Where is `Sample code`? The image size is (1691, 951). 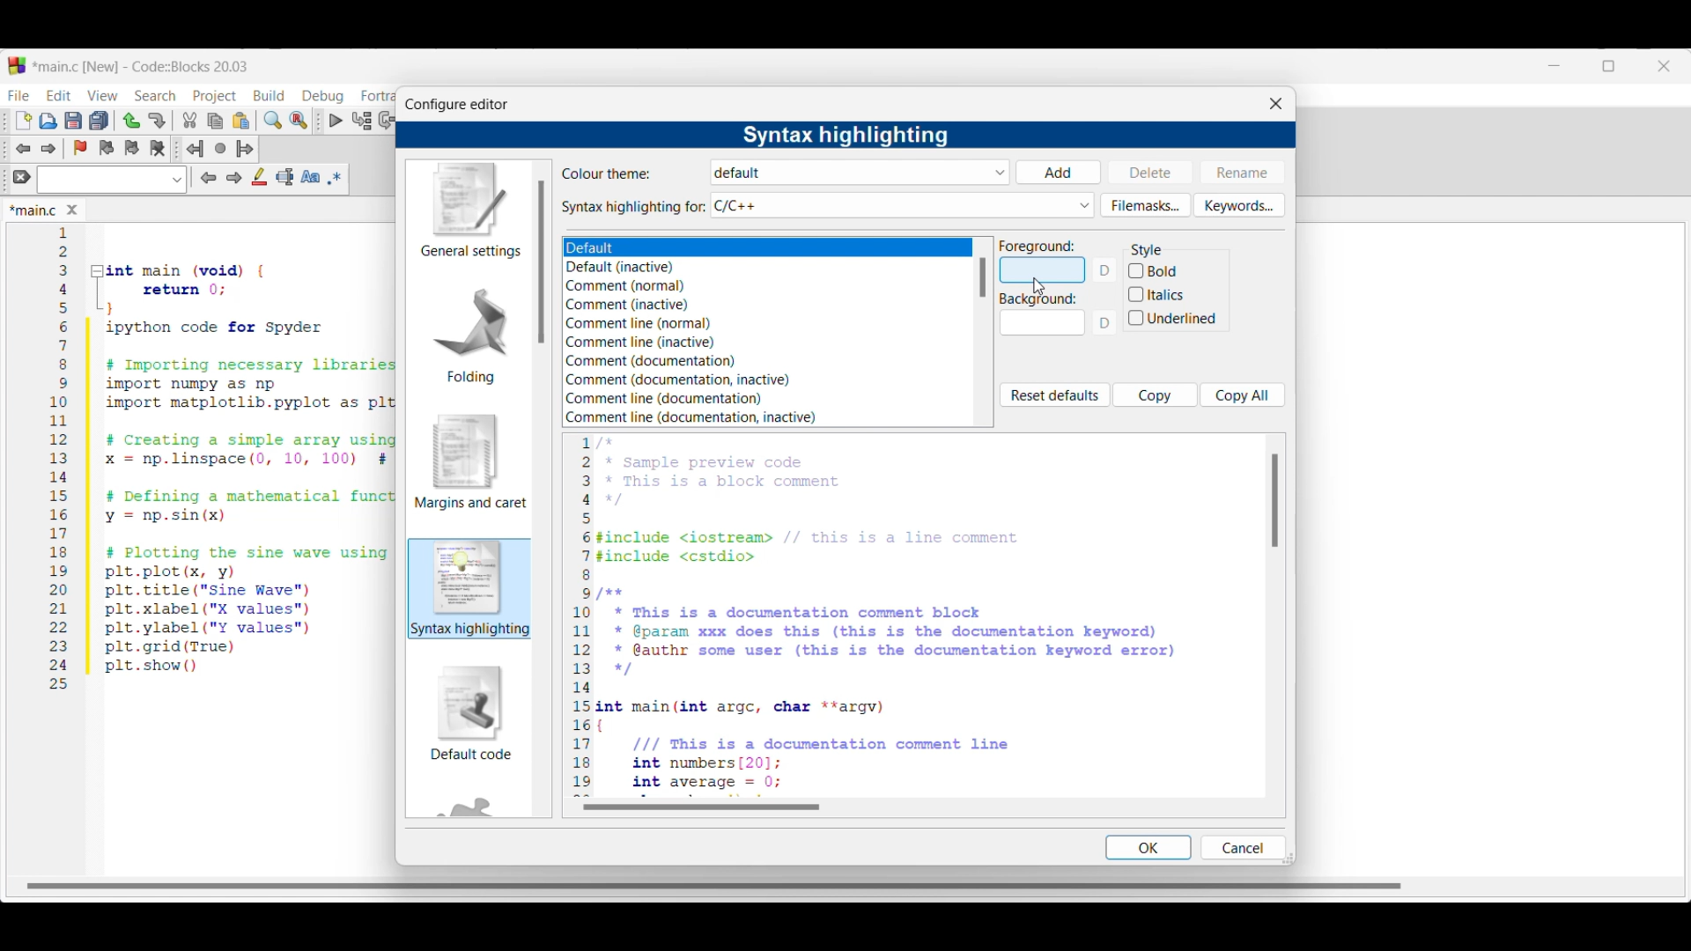 Sample code is located at coordinates (875, 616).